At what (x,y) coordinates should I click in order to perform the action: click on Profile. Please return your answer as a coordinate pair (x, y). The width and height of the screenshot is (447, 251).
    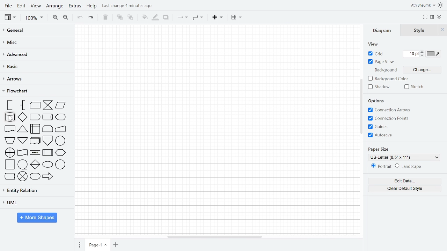
    Looking at the image, I should click on (423, 5).